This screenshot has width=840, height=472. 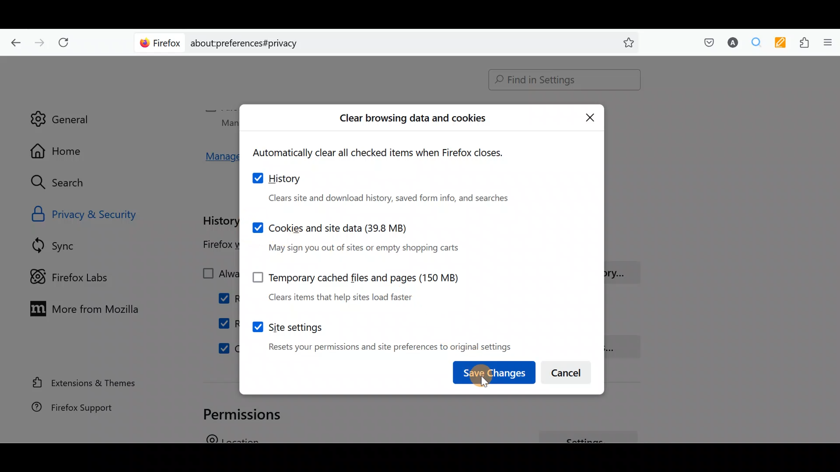 What do you see at coordinates (60, 113) in the screenshot?
I see `General` at bounding box center [60, 113].